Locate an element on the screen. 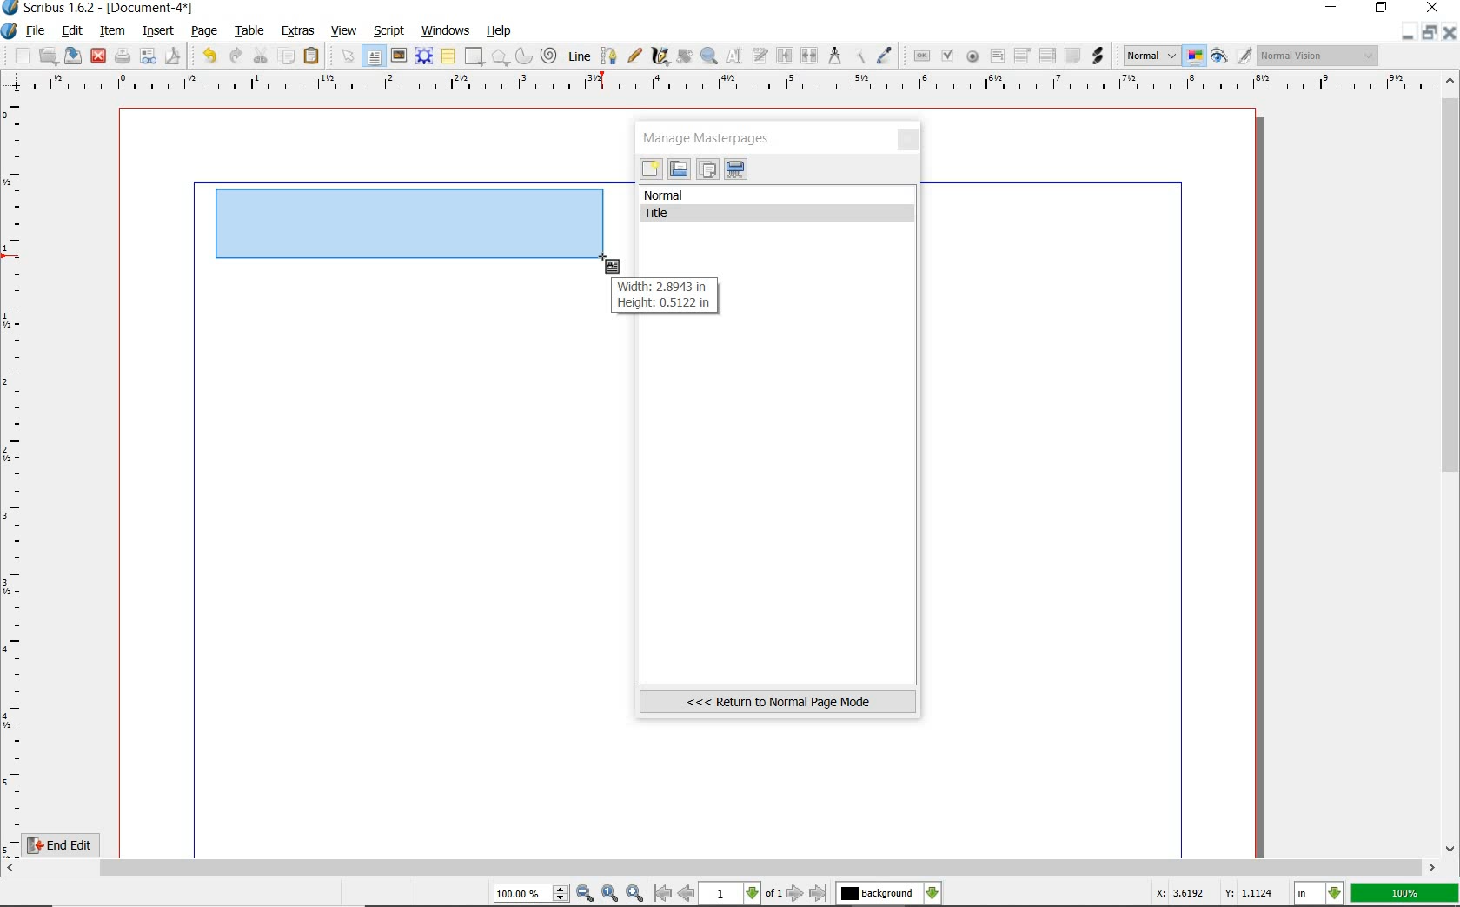  text frame is located at coordinates (375, 56).